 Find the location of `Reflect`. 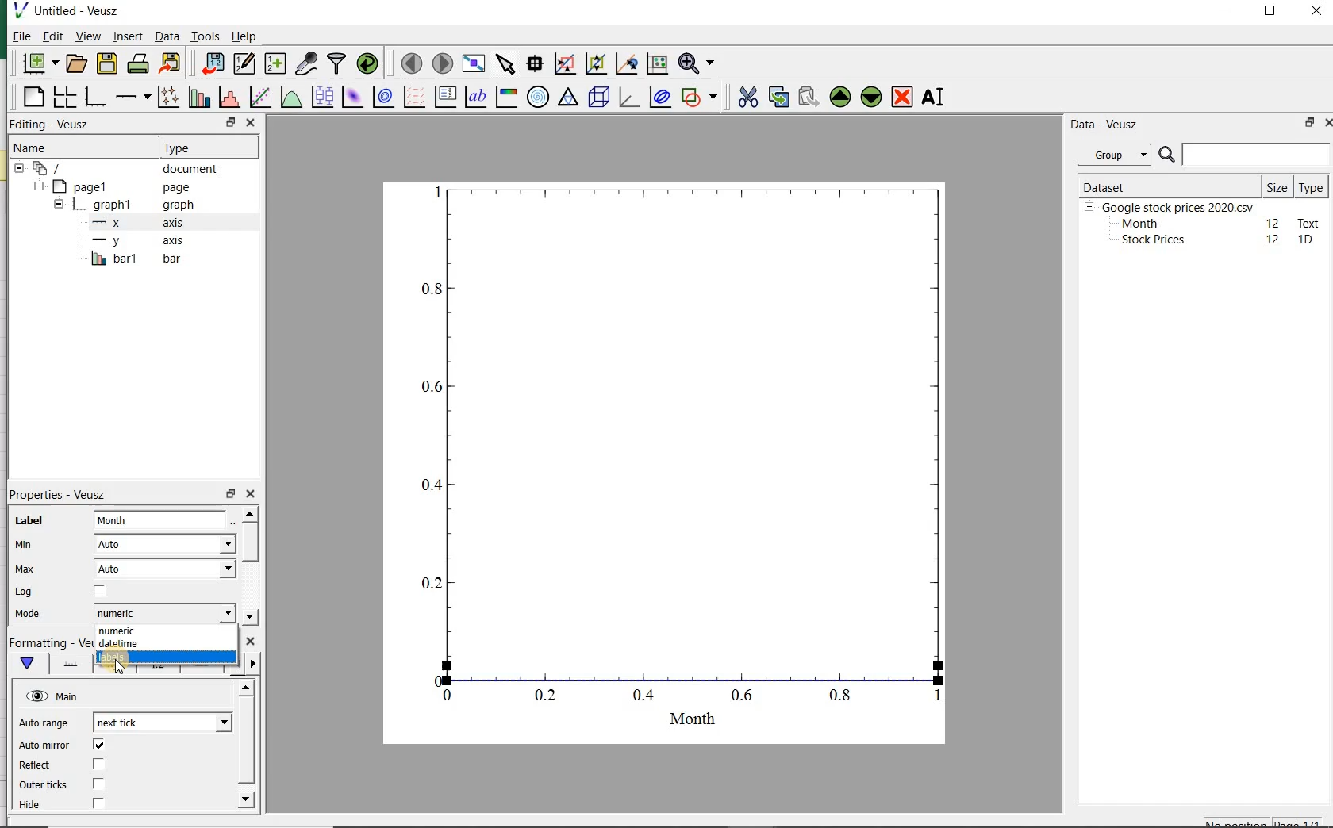

Reflect is located at coordinates (37, 765).